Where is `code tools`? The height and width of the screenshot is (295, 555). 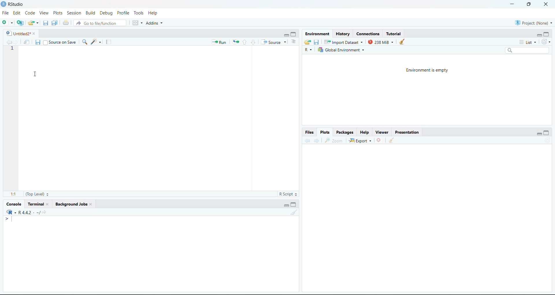
code tools is located at coordinates (96, 42).